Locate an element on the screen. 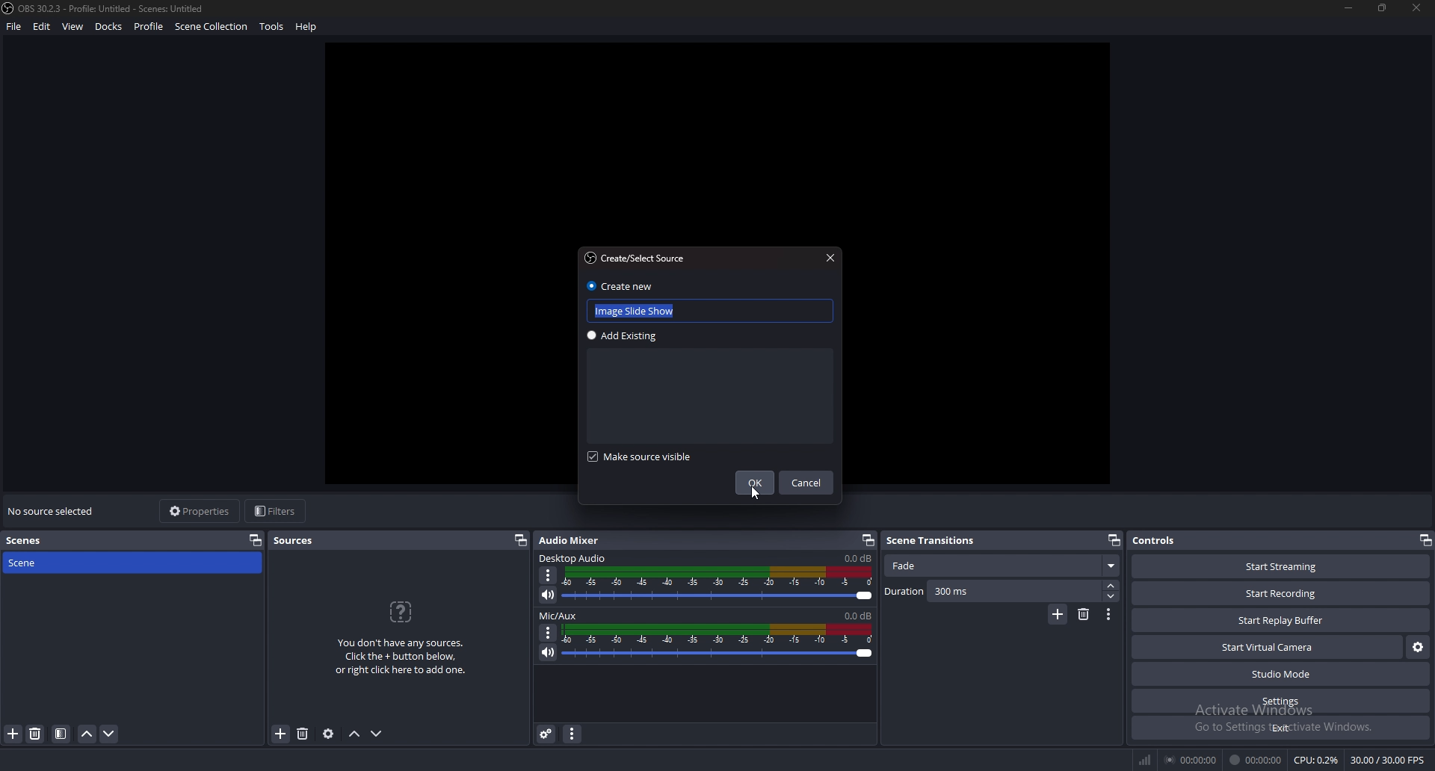 The height and width of the screenshot is (771, 1435). options is located at coordinates (549, 632).